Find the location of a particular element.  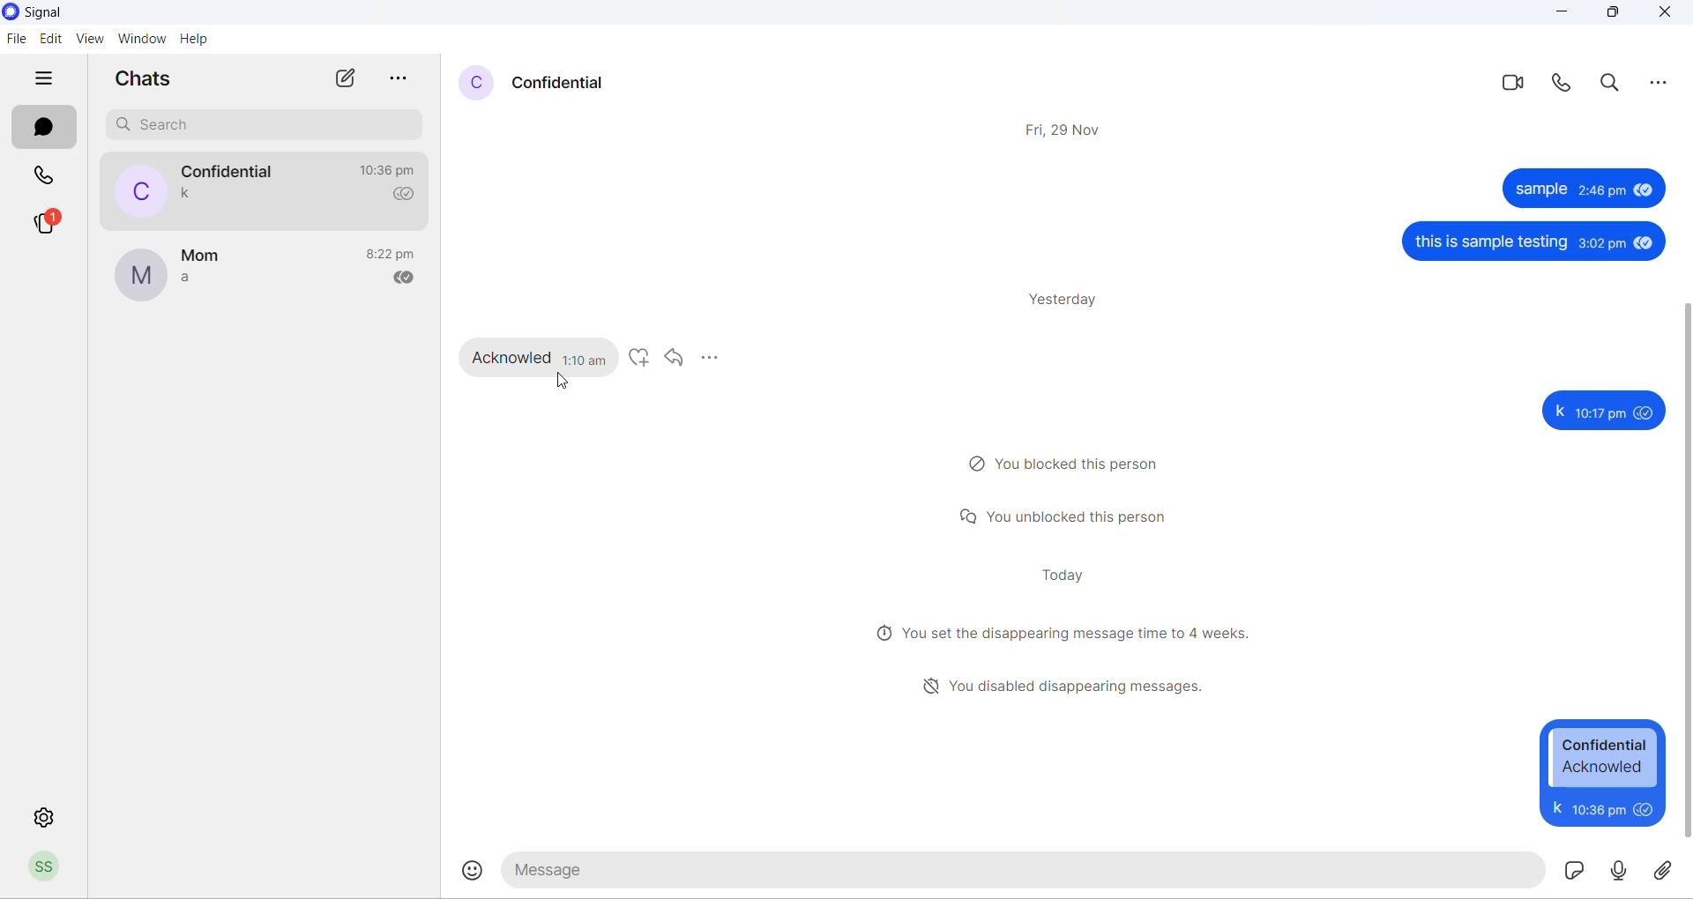

read recipient is located at coordinates (406, 276).